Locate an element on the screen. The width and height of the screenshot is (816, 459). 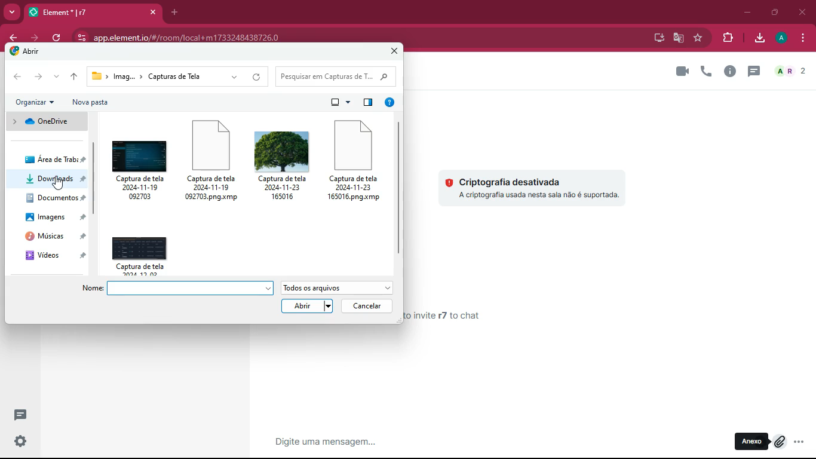
layout is located at coordinates (342, 102).